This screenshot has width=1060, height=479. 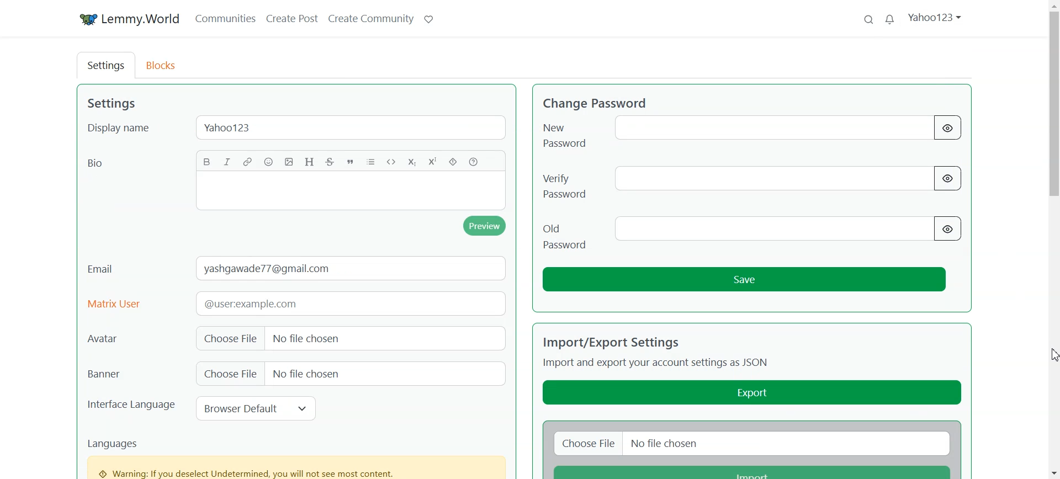 I want to click on @user:example.com, so click(x=346, y=303).